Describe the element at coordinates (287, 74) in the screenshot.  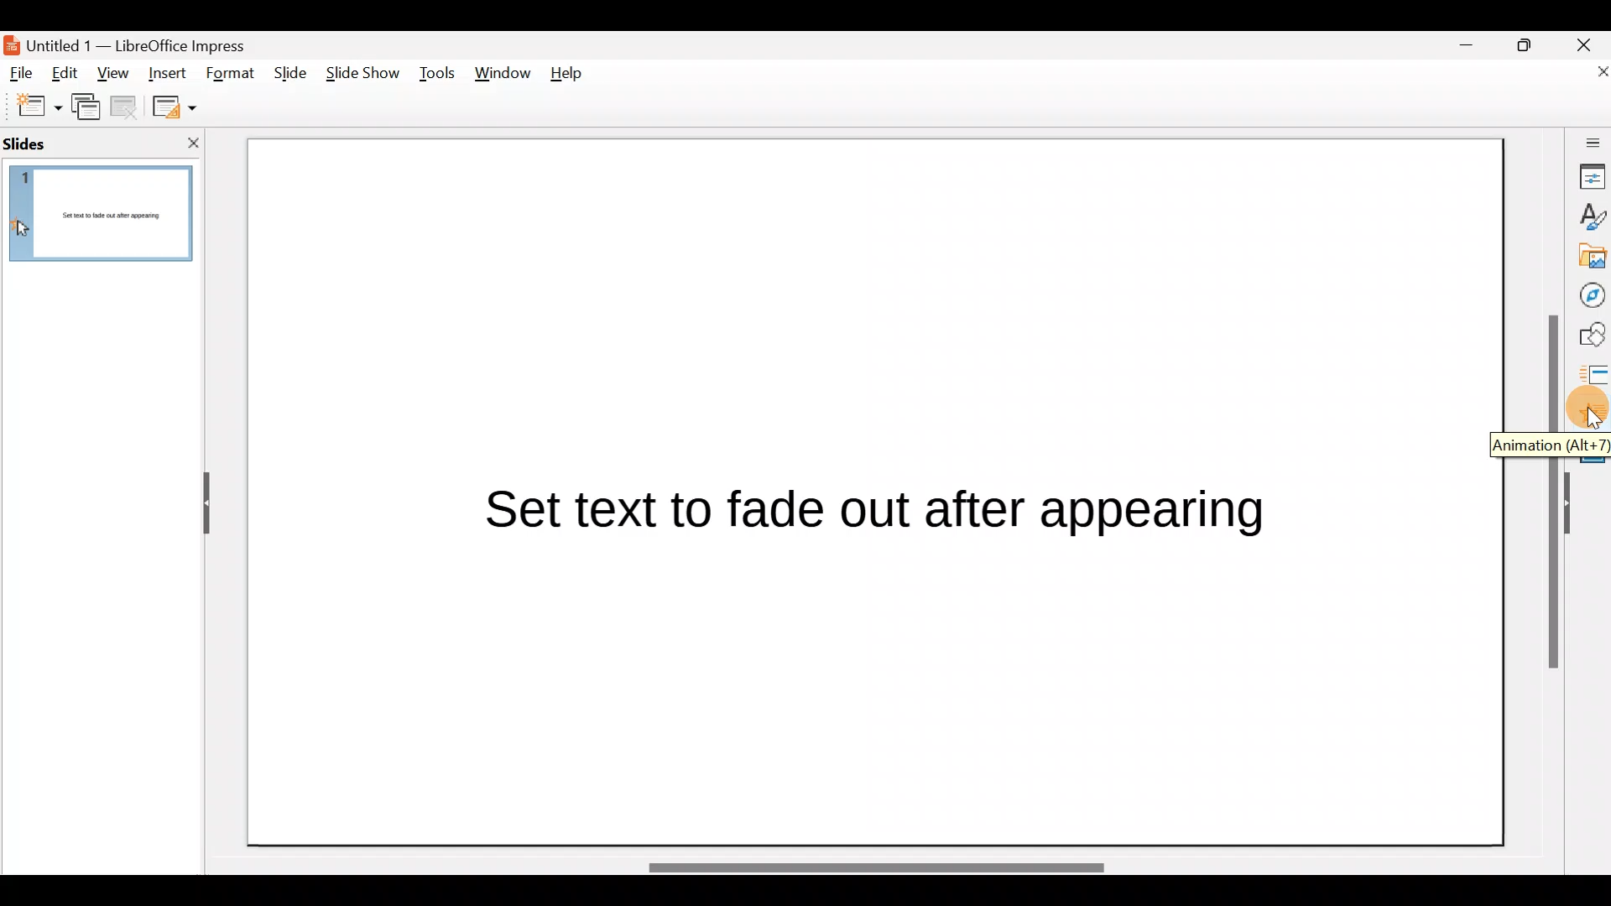
I see `Slide` at that location.